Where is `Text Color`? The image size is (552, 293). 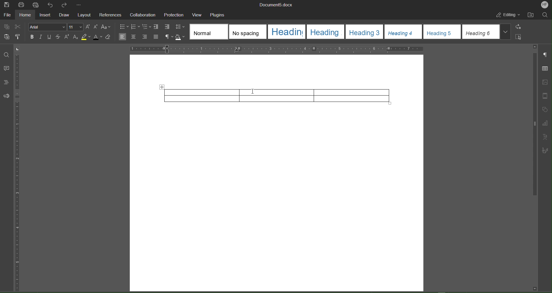
Text Color is located at coordinates (98, 37).